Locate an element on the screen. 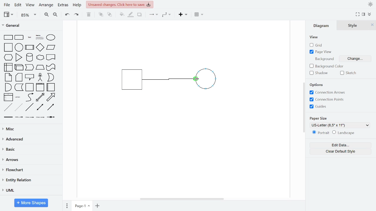 This screenshot has width=376, height=211. cylinder is located at coordinates (30, 58).